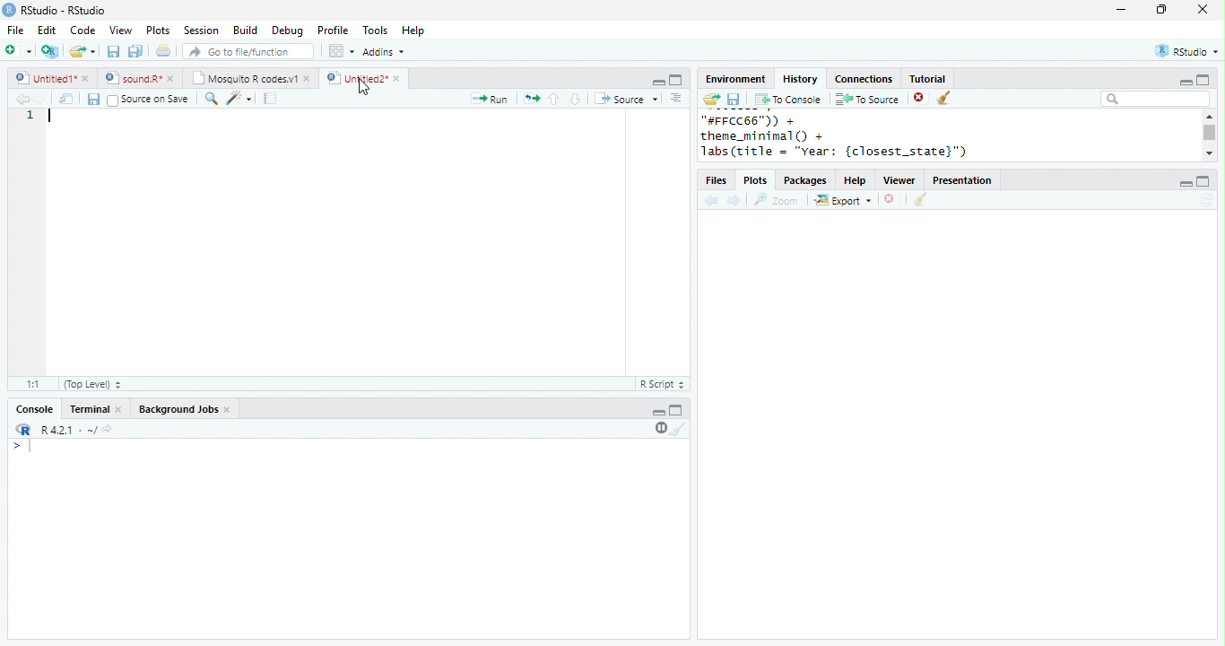  Describe the element at coordinates (18, 51) in the screenshot. I see `new file` at that location.